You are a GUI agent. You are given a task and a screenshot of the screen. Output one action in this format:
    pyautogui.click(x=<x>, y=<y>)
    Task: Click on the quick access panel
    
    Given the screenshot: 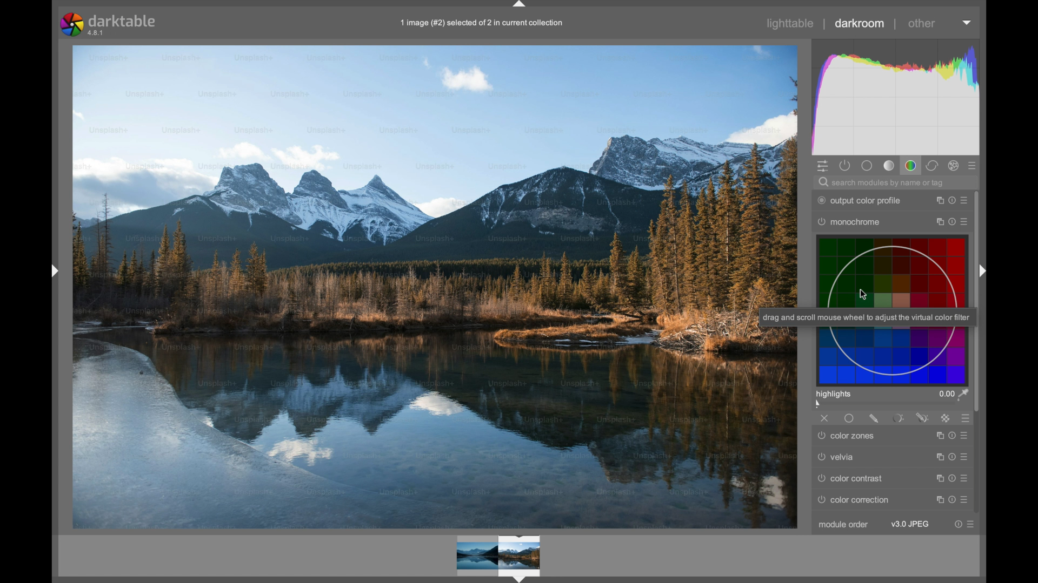 What is the action you would take?
    pyautogui.click(x=823, y=166)
    